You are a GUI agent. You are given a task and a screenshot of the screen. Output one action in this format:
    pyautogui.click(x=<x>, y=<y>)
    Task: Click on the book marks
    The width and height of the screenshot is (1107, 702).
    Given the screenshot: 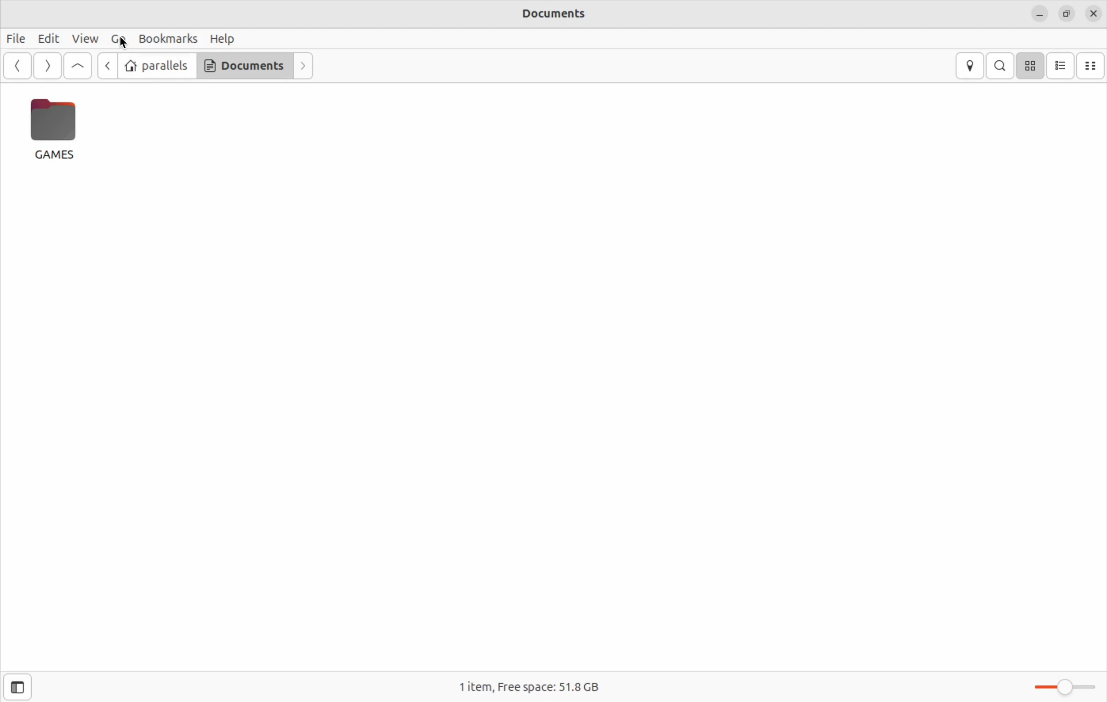 What is the action you would take?
    pyautogui.click(x=167, y=39)
    